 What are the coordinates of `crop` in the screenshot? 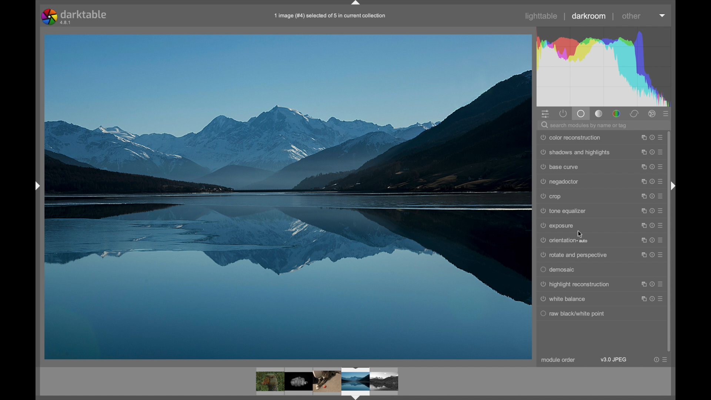 It's located at (551, 196).